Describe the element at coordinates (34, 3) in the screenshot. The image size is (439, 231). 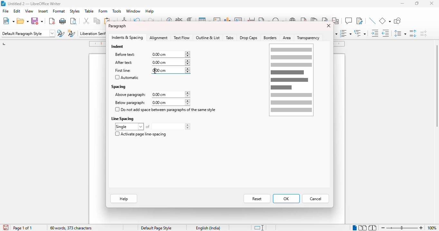
I see `title` at that location.